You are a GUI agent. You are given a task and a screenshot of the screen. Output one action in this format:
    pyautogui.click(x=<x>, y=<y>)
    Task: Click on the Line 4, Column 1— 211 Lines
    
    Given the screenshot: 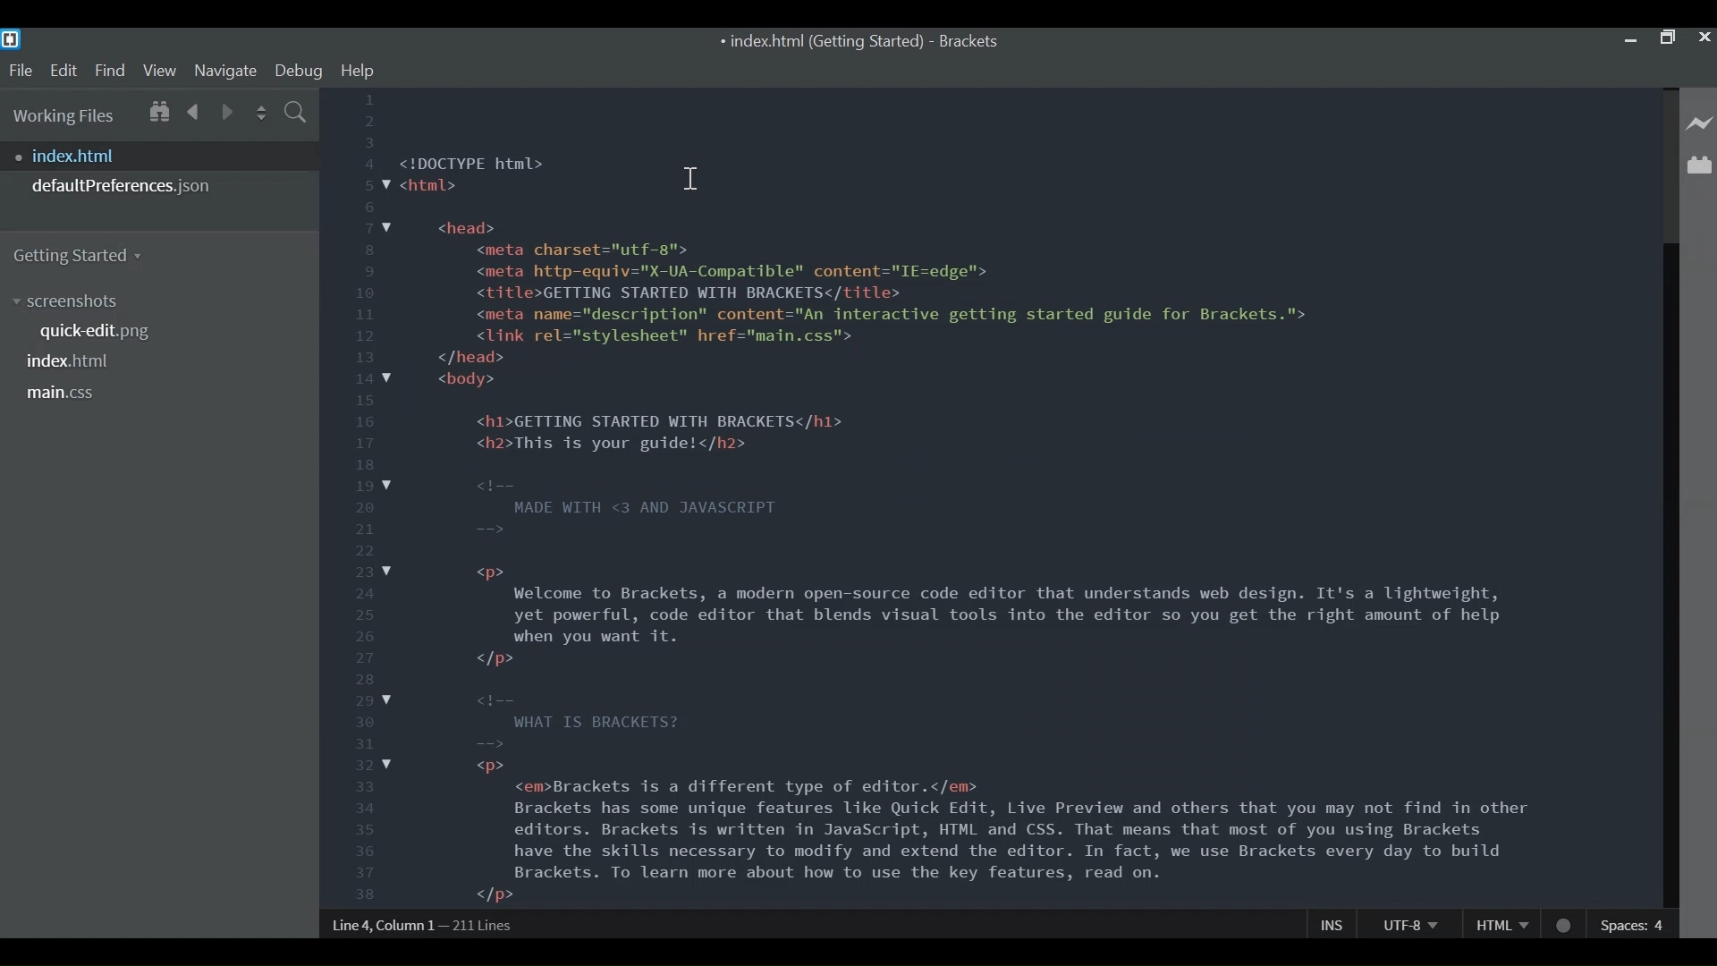 What is the action you would take?
    pyautogui.click(x=424, y=925)
    